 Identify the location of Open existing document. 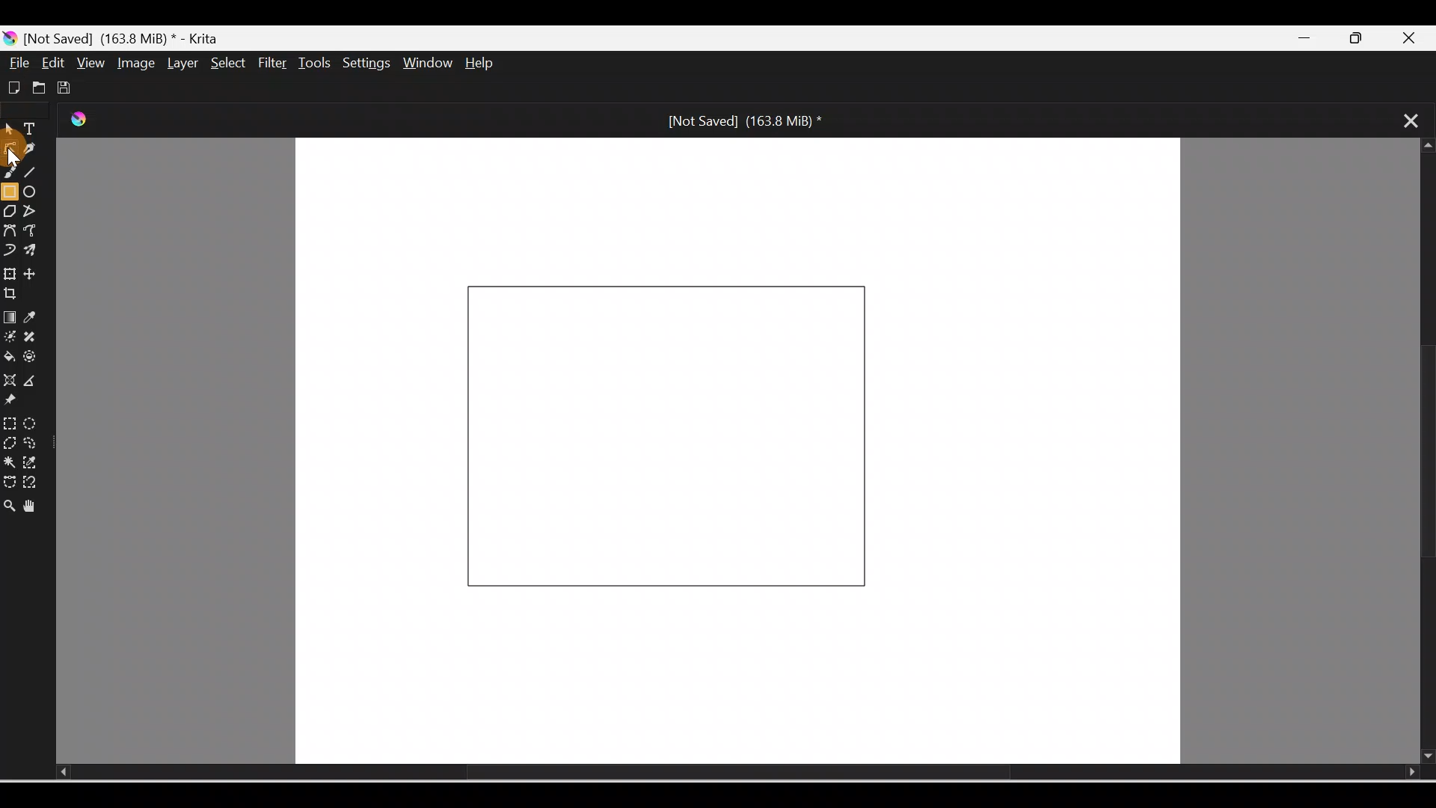
(37, 88).